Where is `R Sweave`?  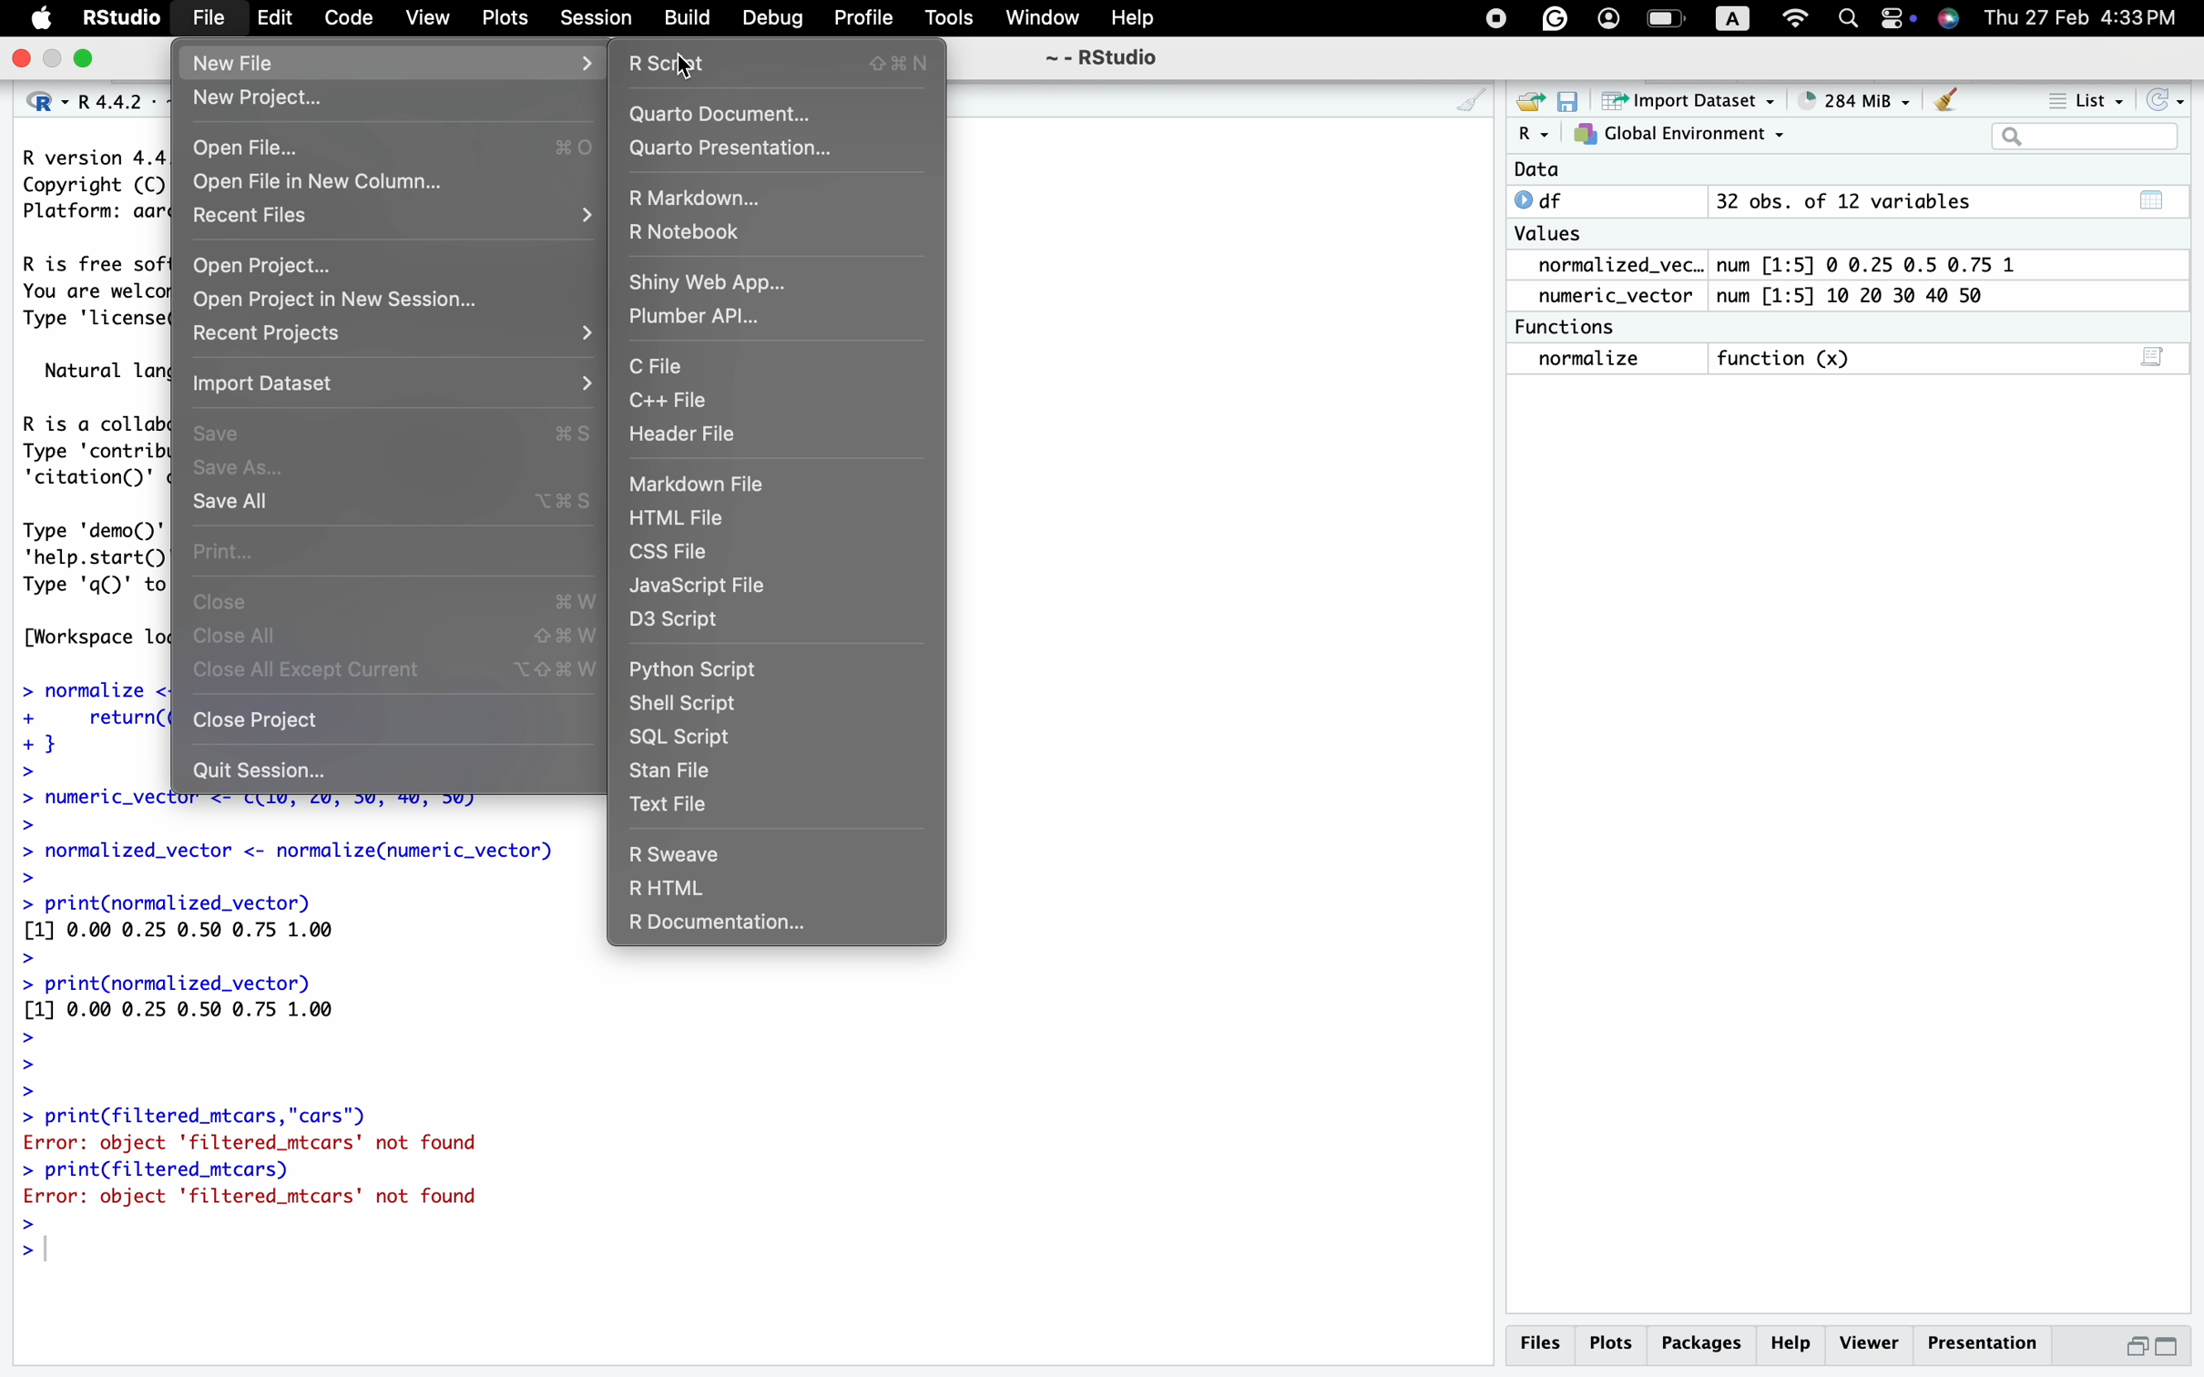 R Sweave is located at coordinates (677, 852).